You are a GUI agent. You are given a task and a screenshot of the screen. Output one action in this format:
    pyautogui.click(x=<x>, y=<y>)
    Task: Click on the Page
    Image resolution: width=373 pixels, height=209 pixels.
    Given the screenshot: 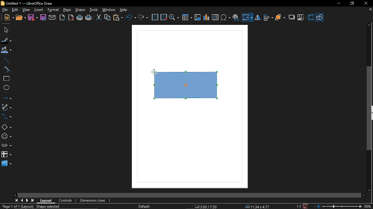 What is the action you would take?
    pyautogui.click(x=67, y=10)
    